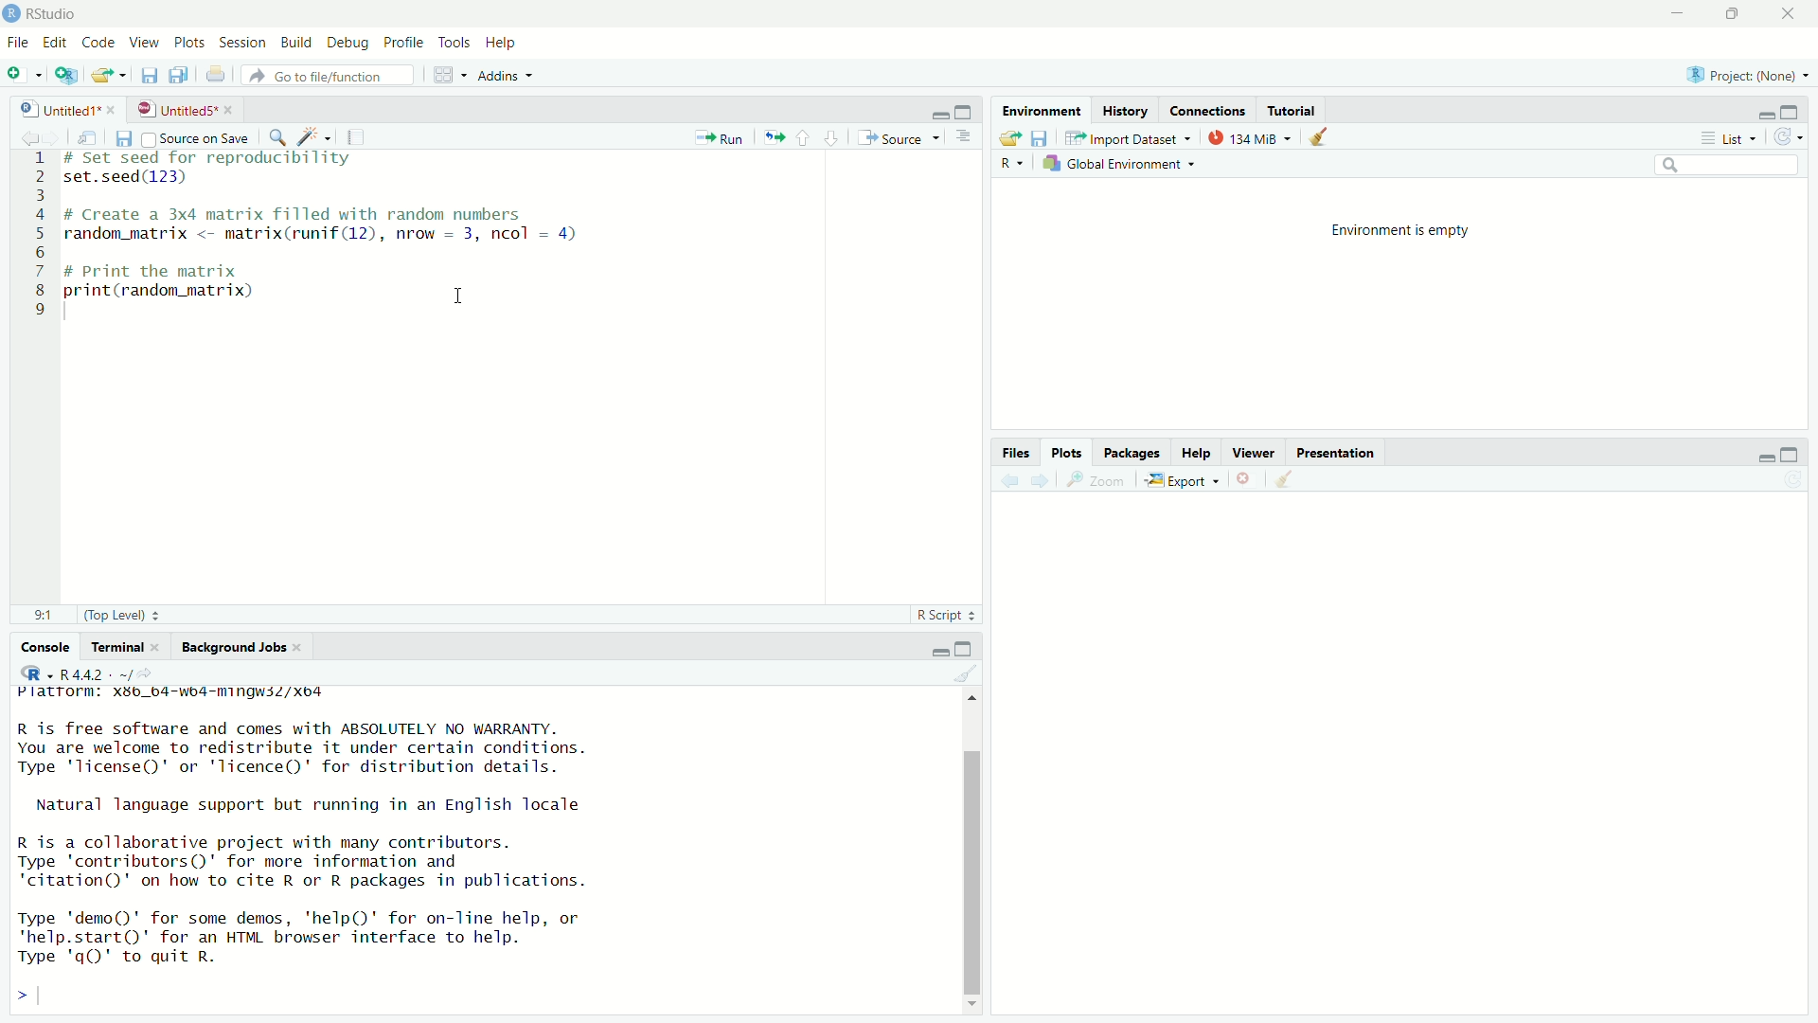 This screenshot has height=1023, width=1818. What do you see at coordinates (337, 847) in the screenshot?
I see `rPlatrorm. Xx3b_b4-wo4-mingwsZ/xo4

R is free software and comes with ABSOLUTELY NO WARRANTY.

You are welcome to redistribute it under certain conditions.

Type 'license()' or 'licence()' for distribution details.
Natural language support but running in an English locale

R is a collaborative project with many contributors.

Type 'contributors()' for more information and

‘citation()' on how to cite R or R packages in publications.

Type 'demo()' for some demos, 'help()' for on-line help, or

'help.start()' for an HTML browser interface to help.

Type 'qQ)' to quit R.

>` at bounding box center [337, 847].